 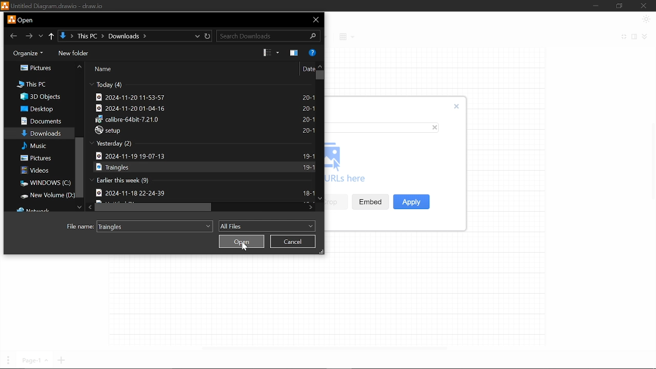 What do you see at coordinates (79, 207) in the screenshot?
I see `Move down in folders` at bounding box center [79, 207].